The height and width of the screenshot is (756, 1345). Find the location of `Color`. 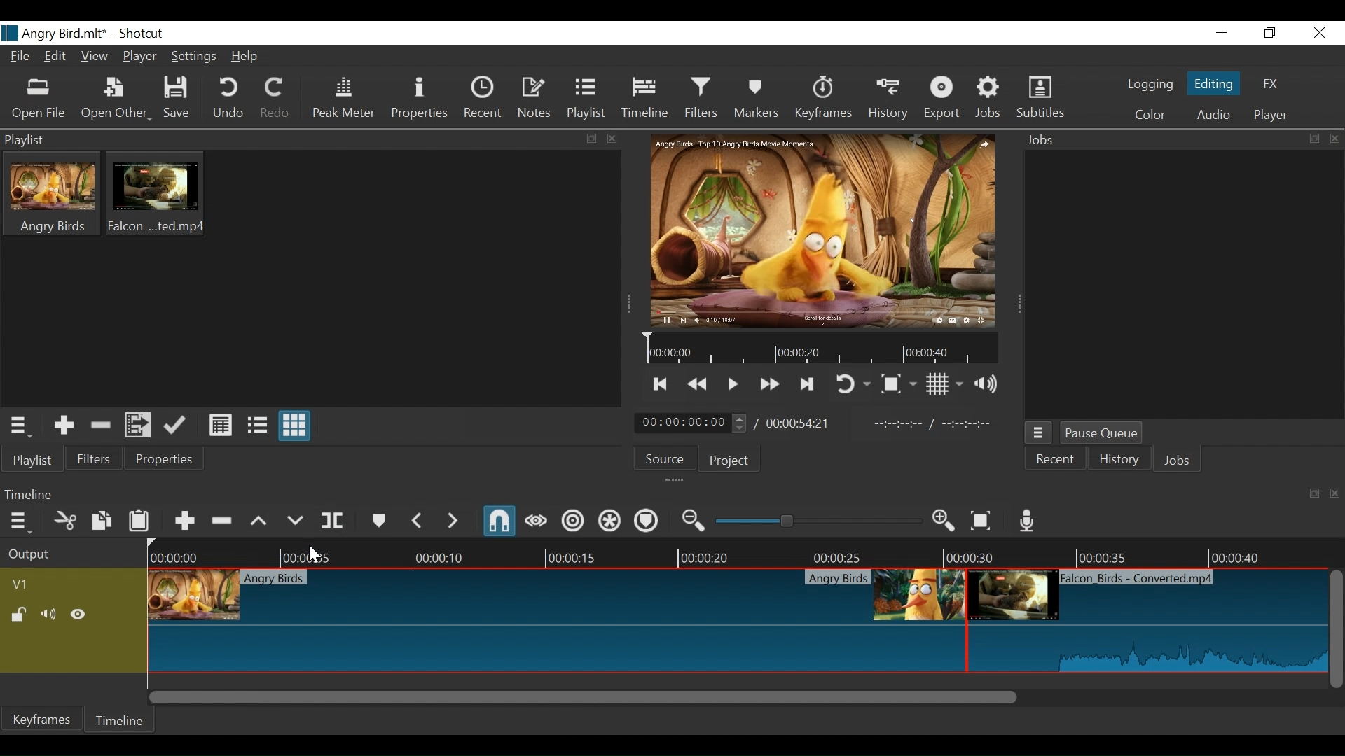

Color is located at coordinates (1151, 116).